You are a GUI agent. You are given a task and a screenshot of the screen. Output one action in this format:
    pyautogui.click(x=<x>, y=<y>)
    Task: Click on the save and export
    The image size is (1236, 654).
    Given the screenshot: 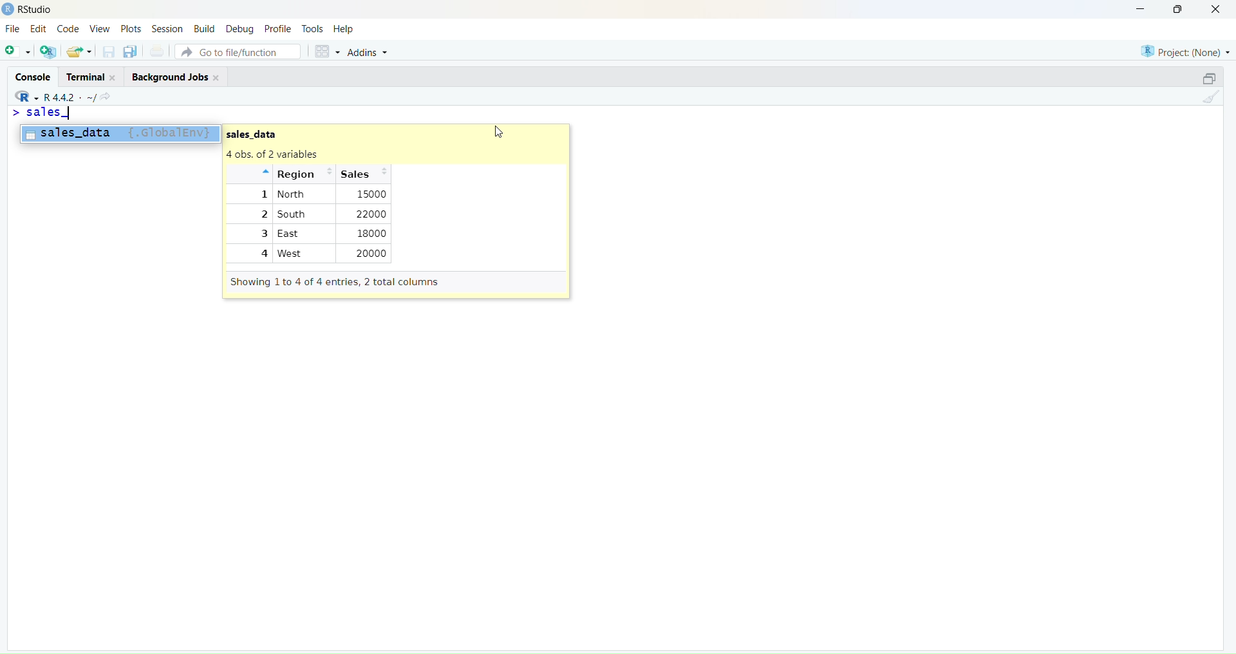 What is the action you would take?
    pyautogui.click(x=79, y=52)
    